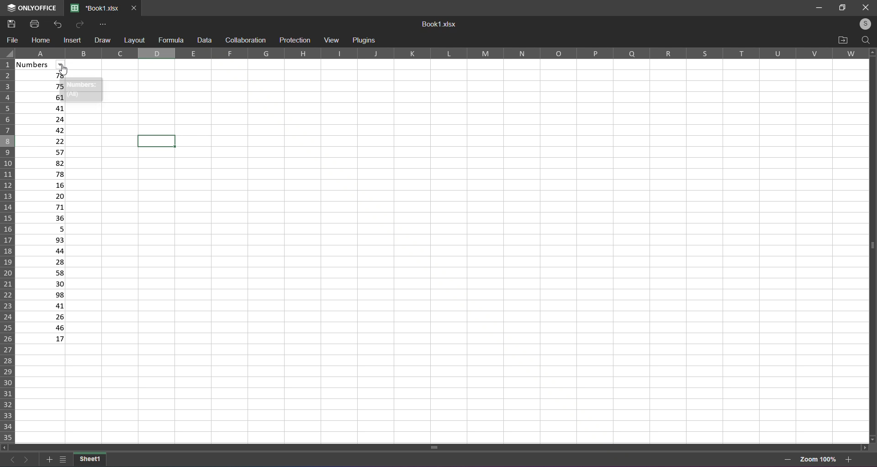 The image size is (877, 467). I want to click on file, so click(14, 40).